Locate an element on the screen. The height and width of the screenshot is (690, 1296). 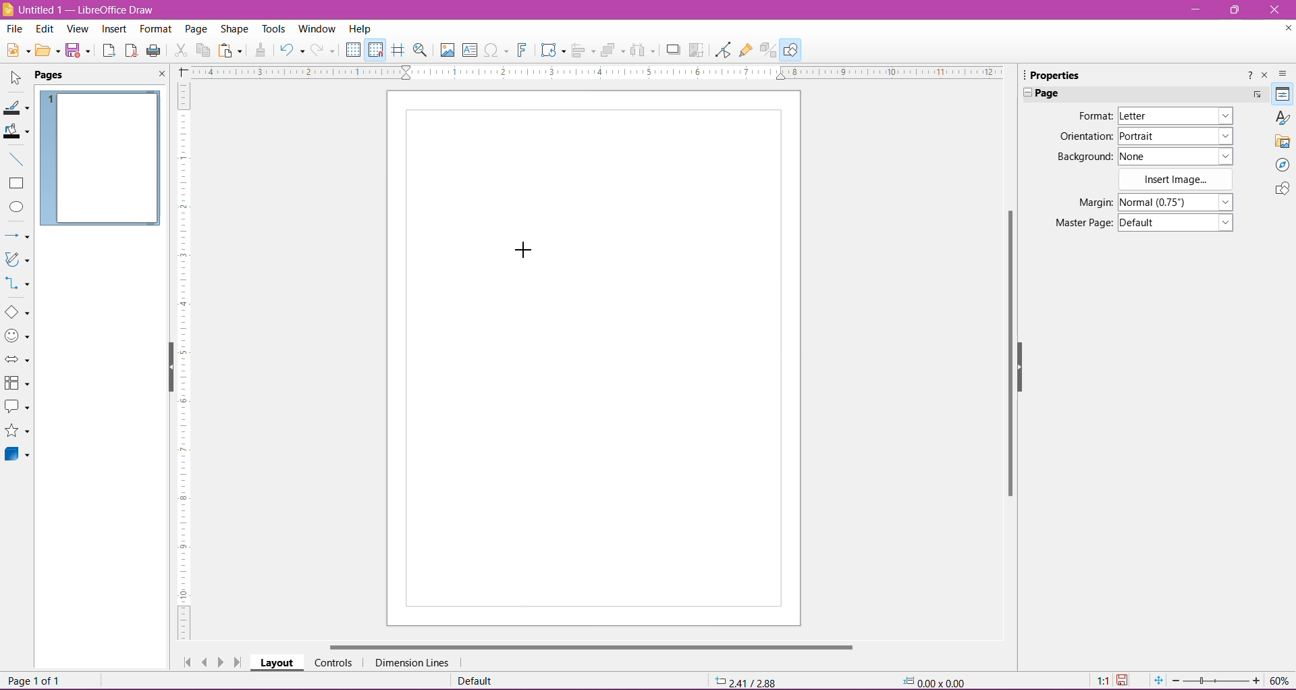
Shadow is located at coordinates (673, 51).